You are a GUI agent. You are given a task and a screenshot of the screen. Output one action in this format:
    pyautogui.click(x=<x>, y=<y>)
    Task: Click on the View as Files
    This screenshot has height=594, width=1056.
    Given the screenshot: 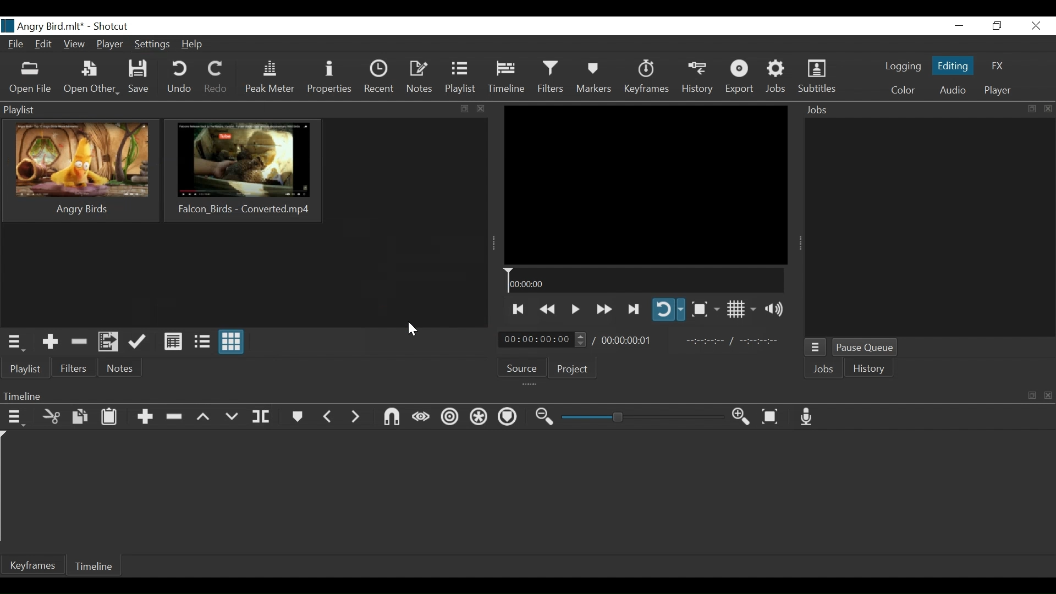 What is the action you would take?
    pyautogui.click(x=202, y=343)
    